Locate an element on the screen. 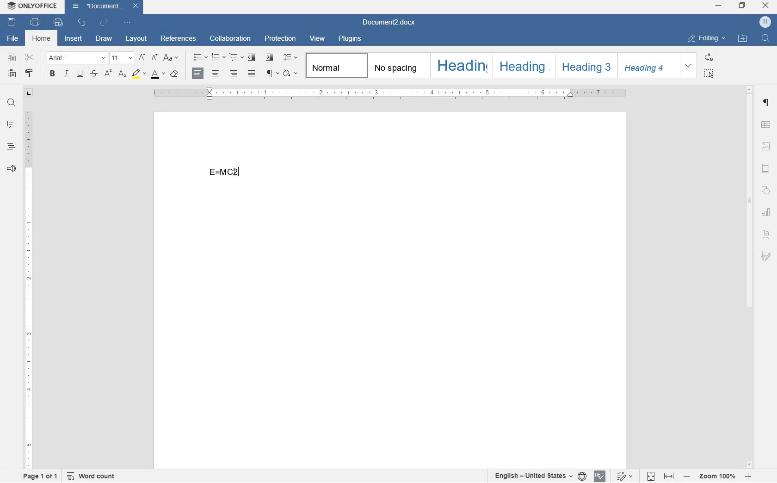 The image size is (777, 483). view is located at coordinates (319, 38).